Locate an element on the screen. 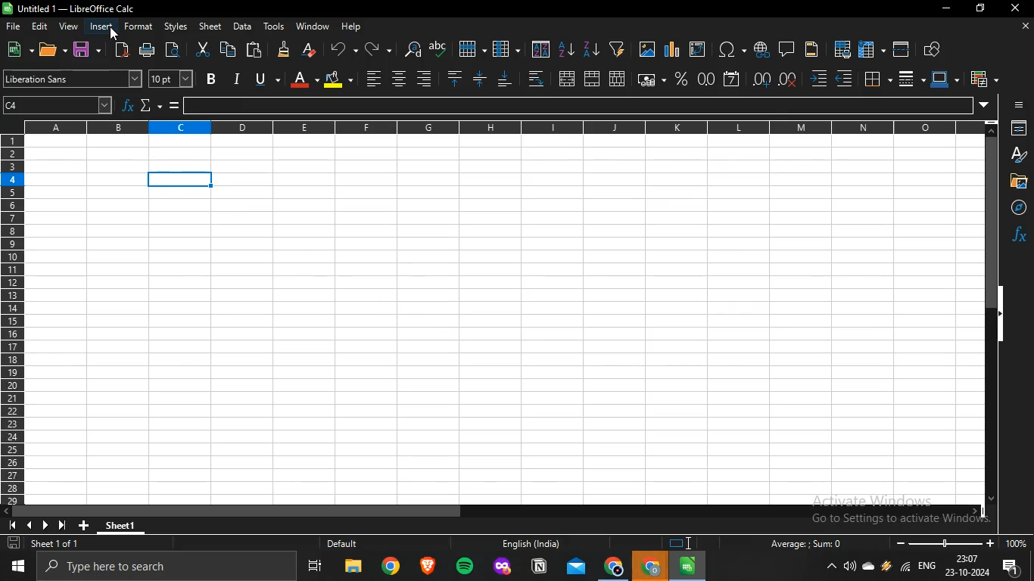 Image resolution: width=1034 pixels, height=581 pixels. define print area is located at coordinates (842, 48).